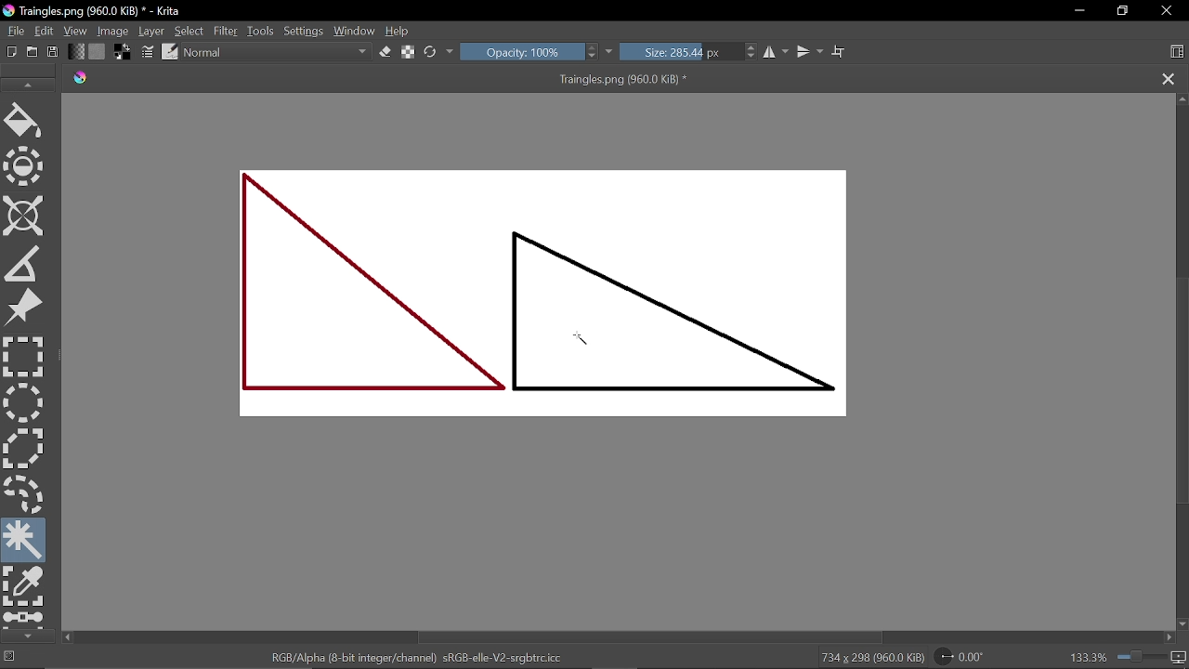  I want to click on Current Image, so click(552, 298).